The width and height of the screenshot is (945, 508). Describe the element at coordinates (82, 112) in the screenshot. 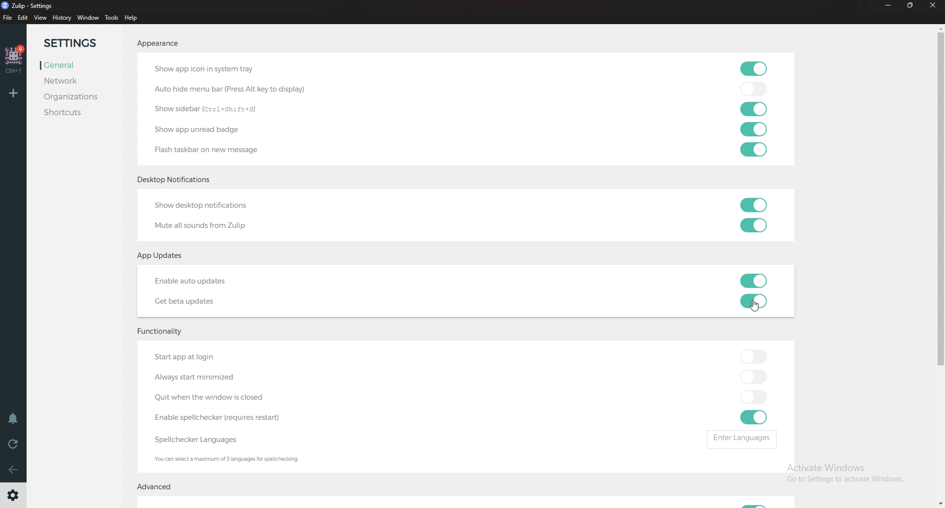

I see `Shortcuts` at that location.